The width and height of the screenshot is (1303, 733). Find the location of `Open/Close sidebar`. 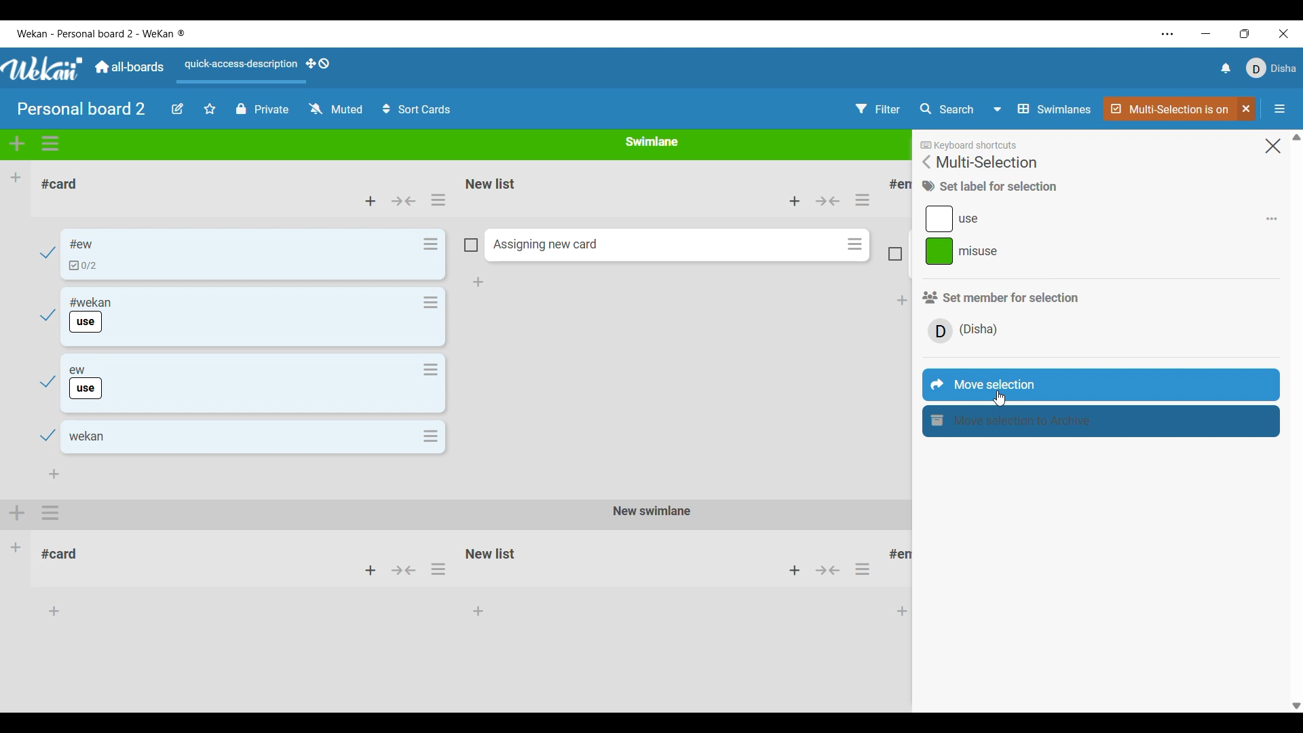

Open/Close sidebar is located at coordinates (1280, 109).